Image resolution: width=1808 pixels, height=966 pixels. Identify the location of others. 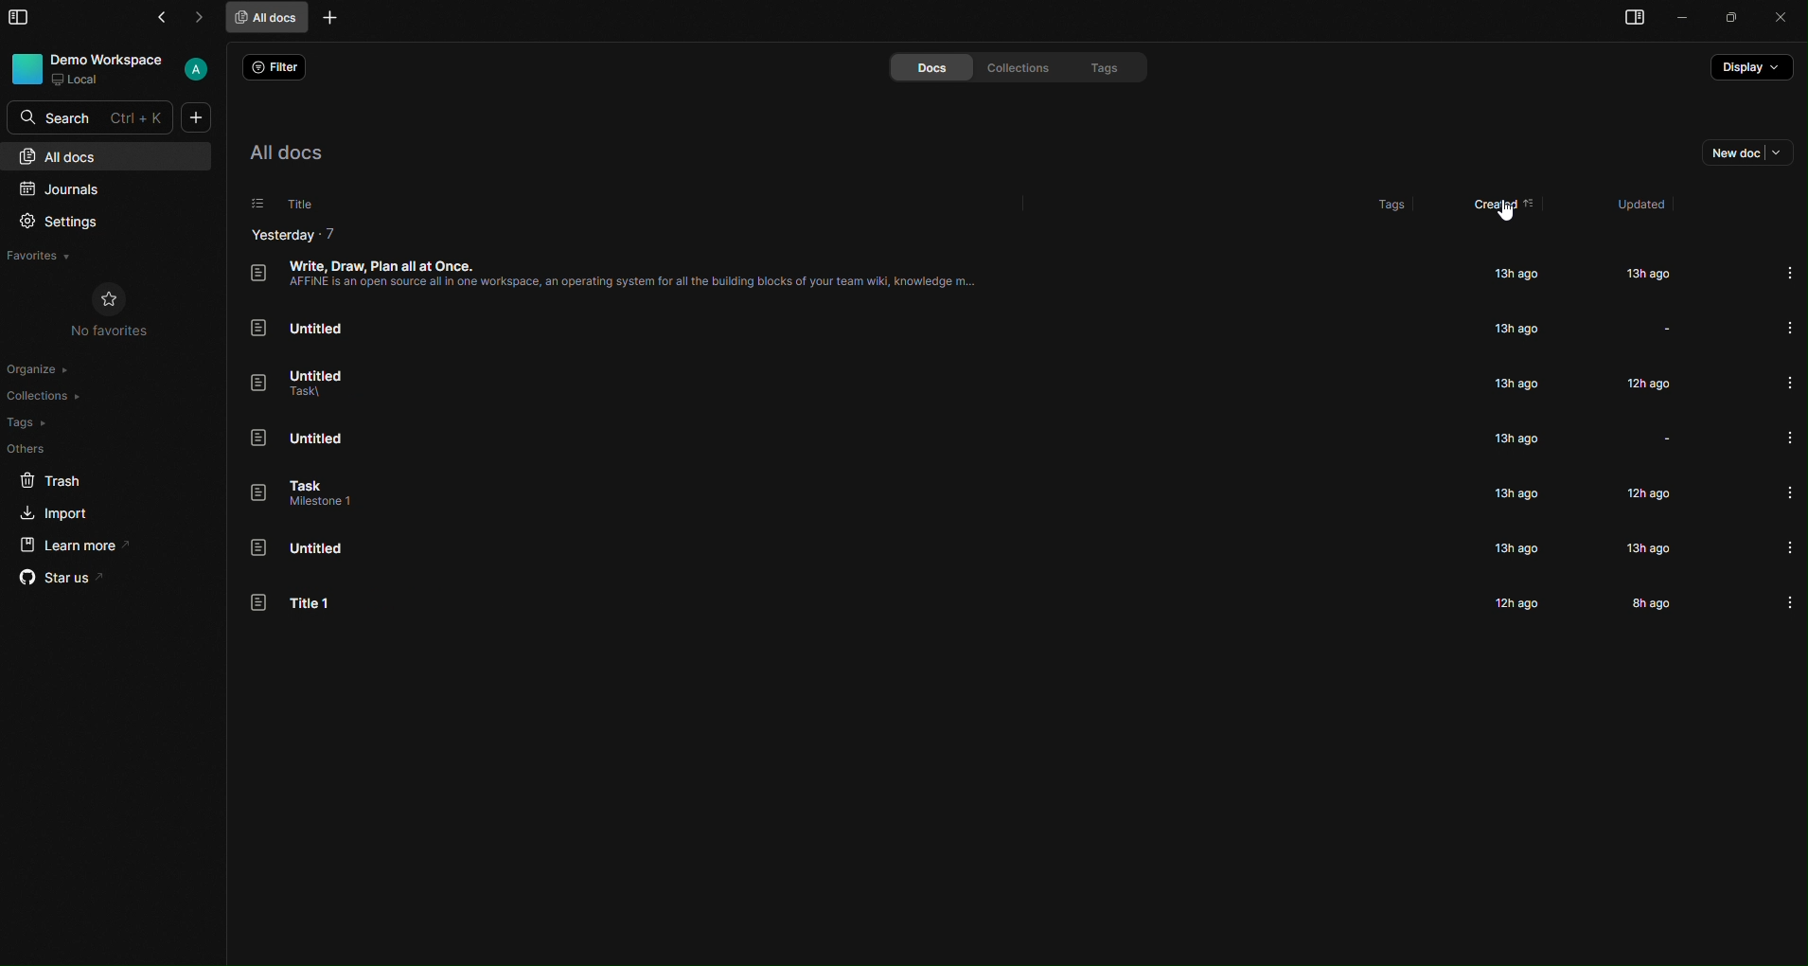
(30, 450).